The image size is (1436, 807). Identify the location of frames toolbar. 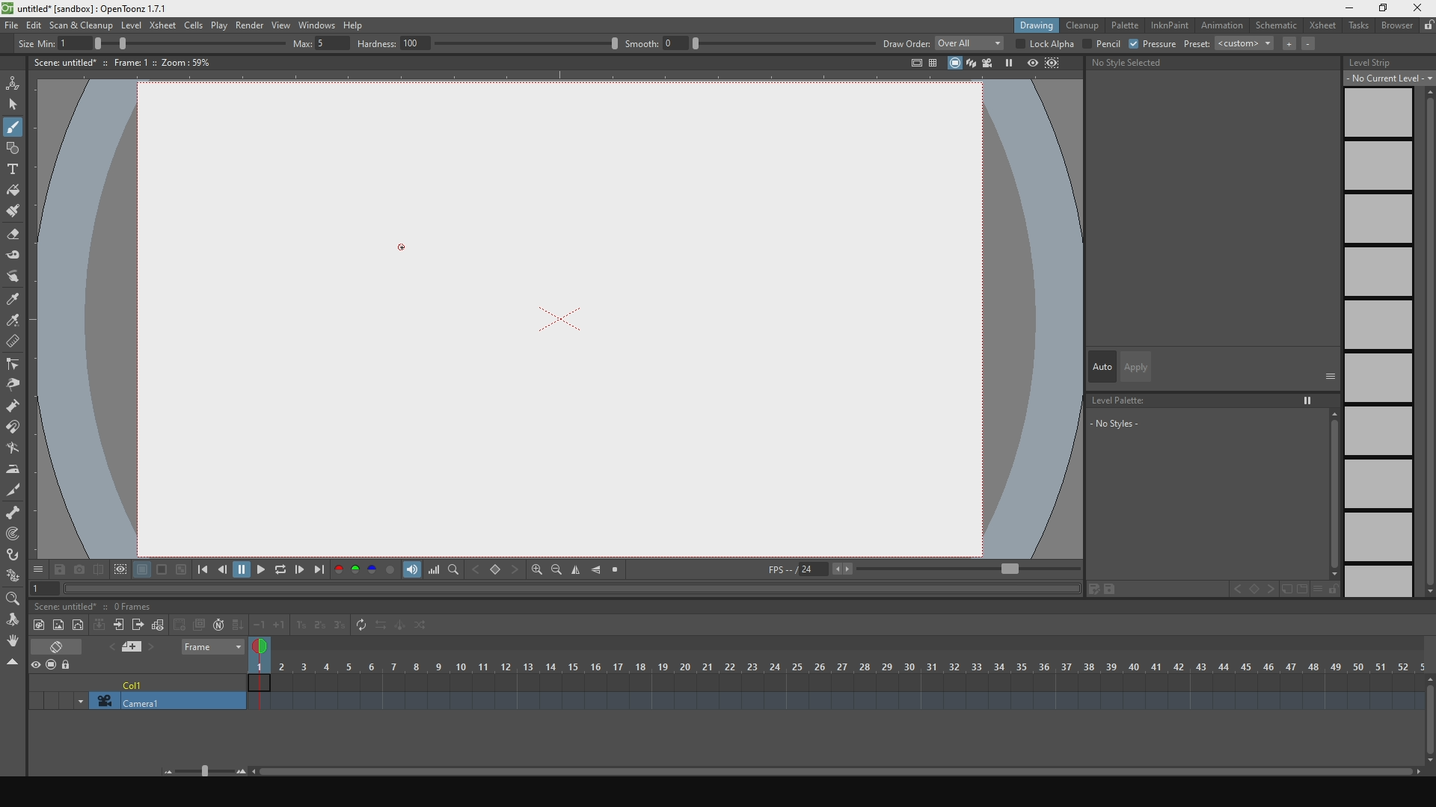
(135, 624).